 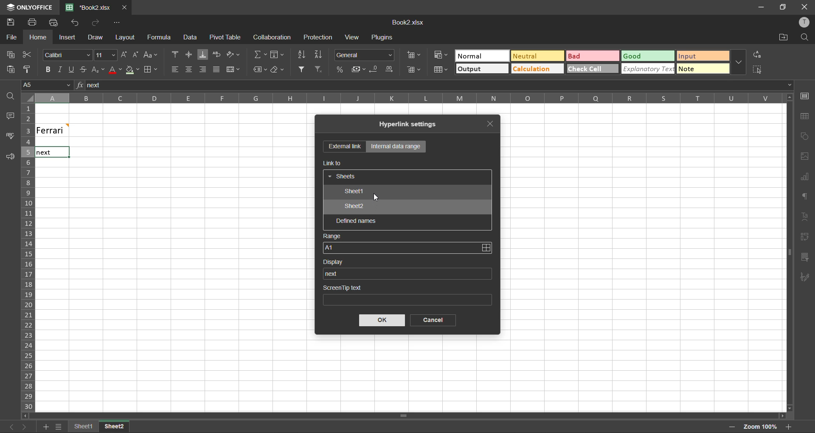 I want to click on underline, so click(x=71, y=70).